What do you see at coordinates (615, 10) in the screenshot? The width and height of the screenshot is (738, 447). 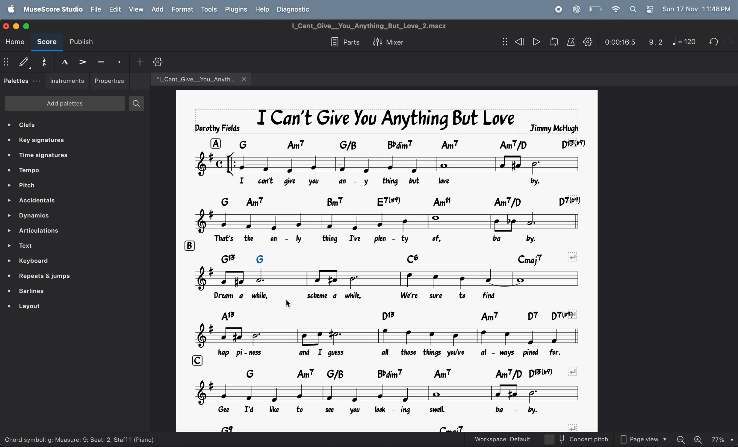 I see `wifi` at bounding box center [615, 10].